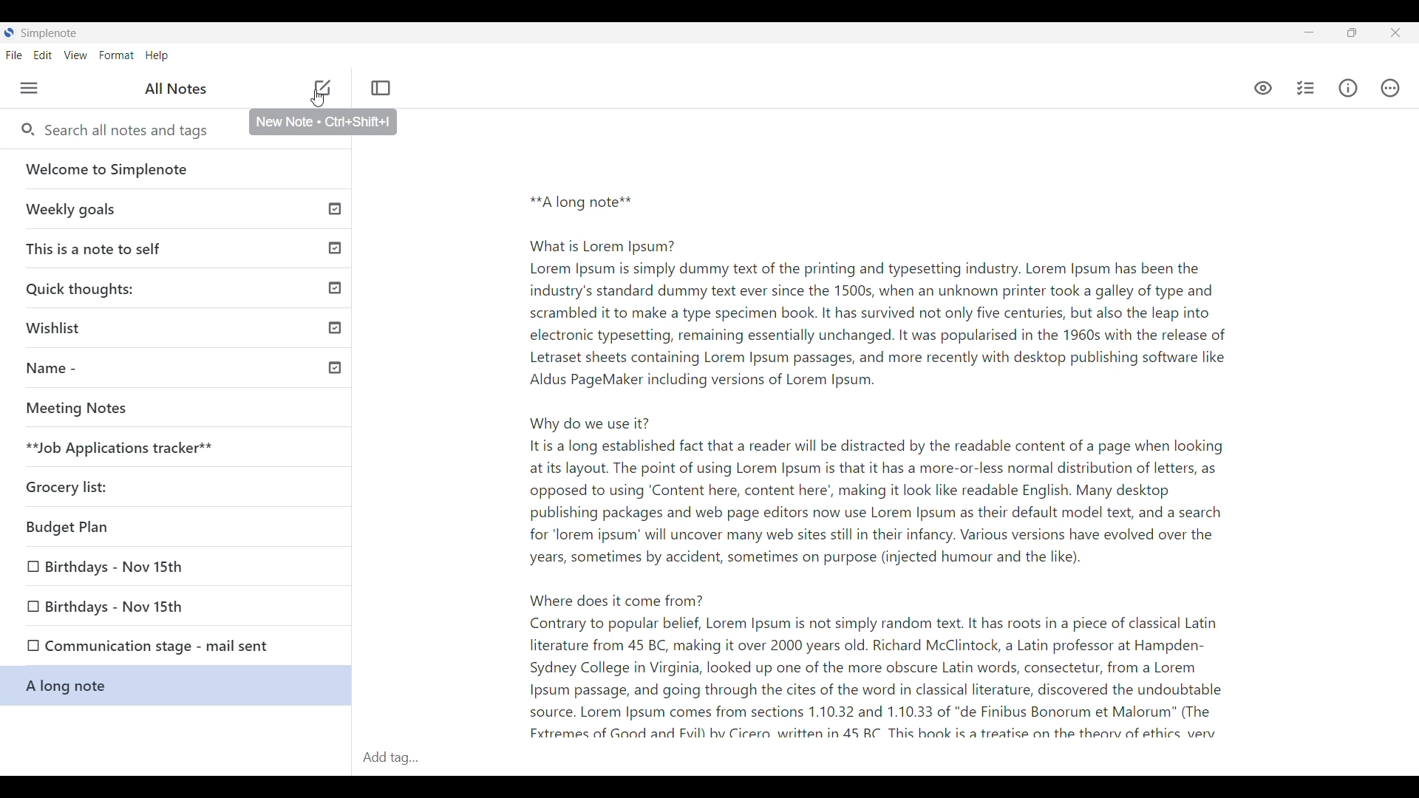  I want to click on Info, so click(1348, 88).